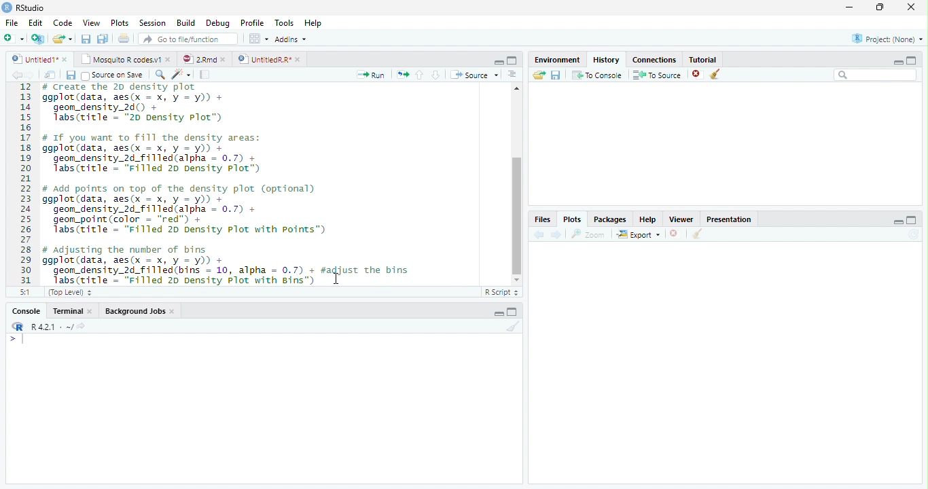  I want to click on maximize, so click(881, 7).